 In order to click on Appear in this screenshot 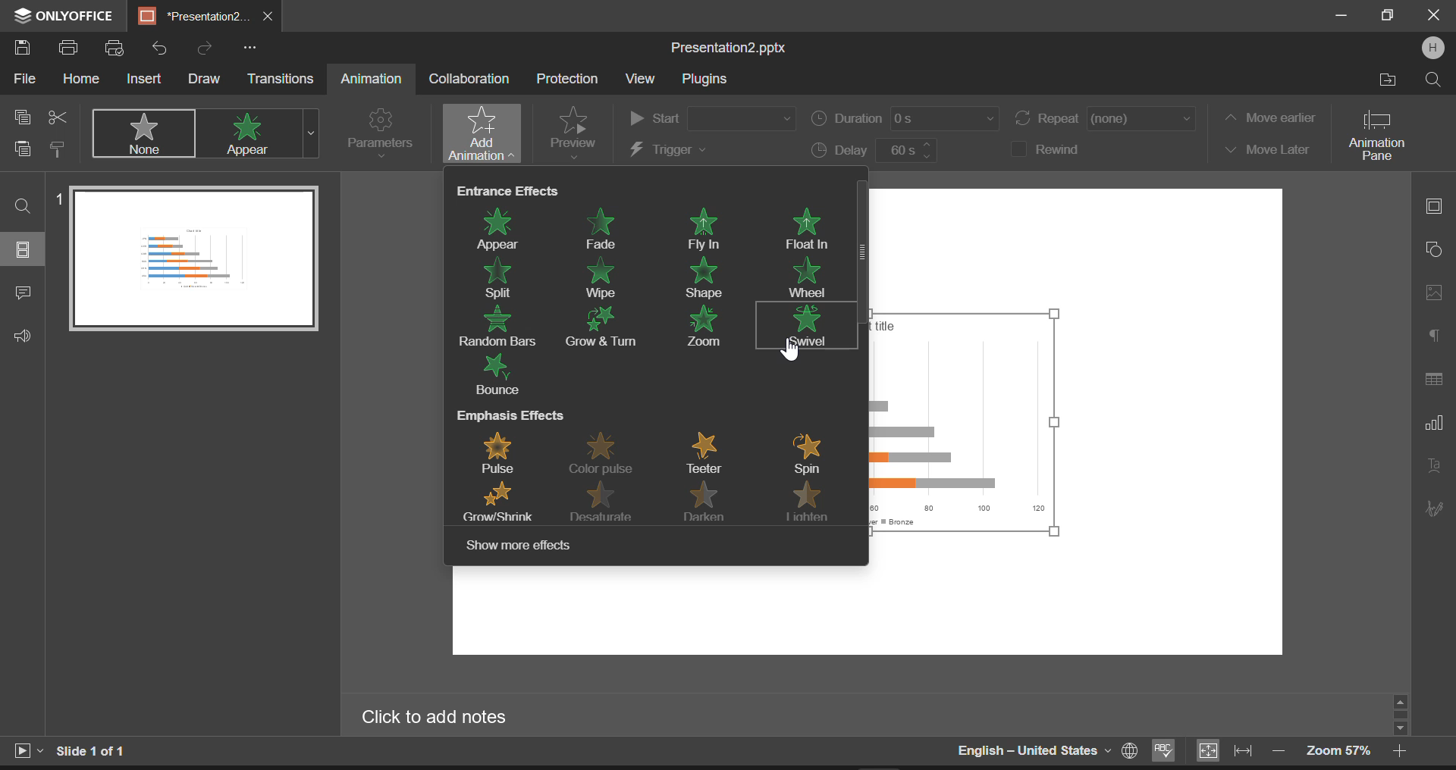, I will do `click(504, 227)`.